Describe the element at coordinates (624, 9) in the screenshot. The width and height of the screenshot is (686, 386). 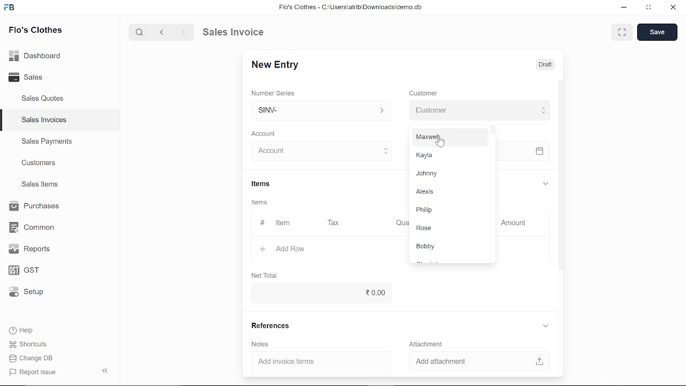
I see `minimize` at that location.